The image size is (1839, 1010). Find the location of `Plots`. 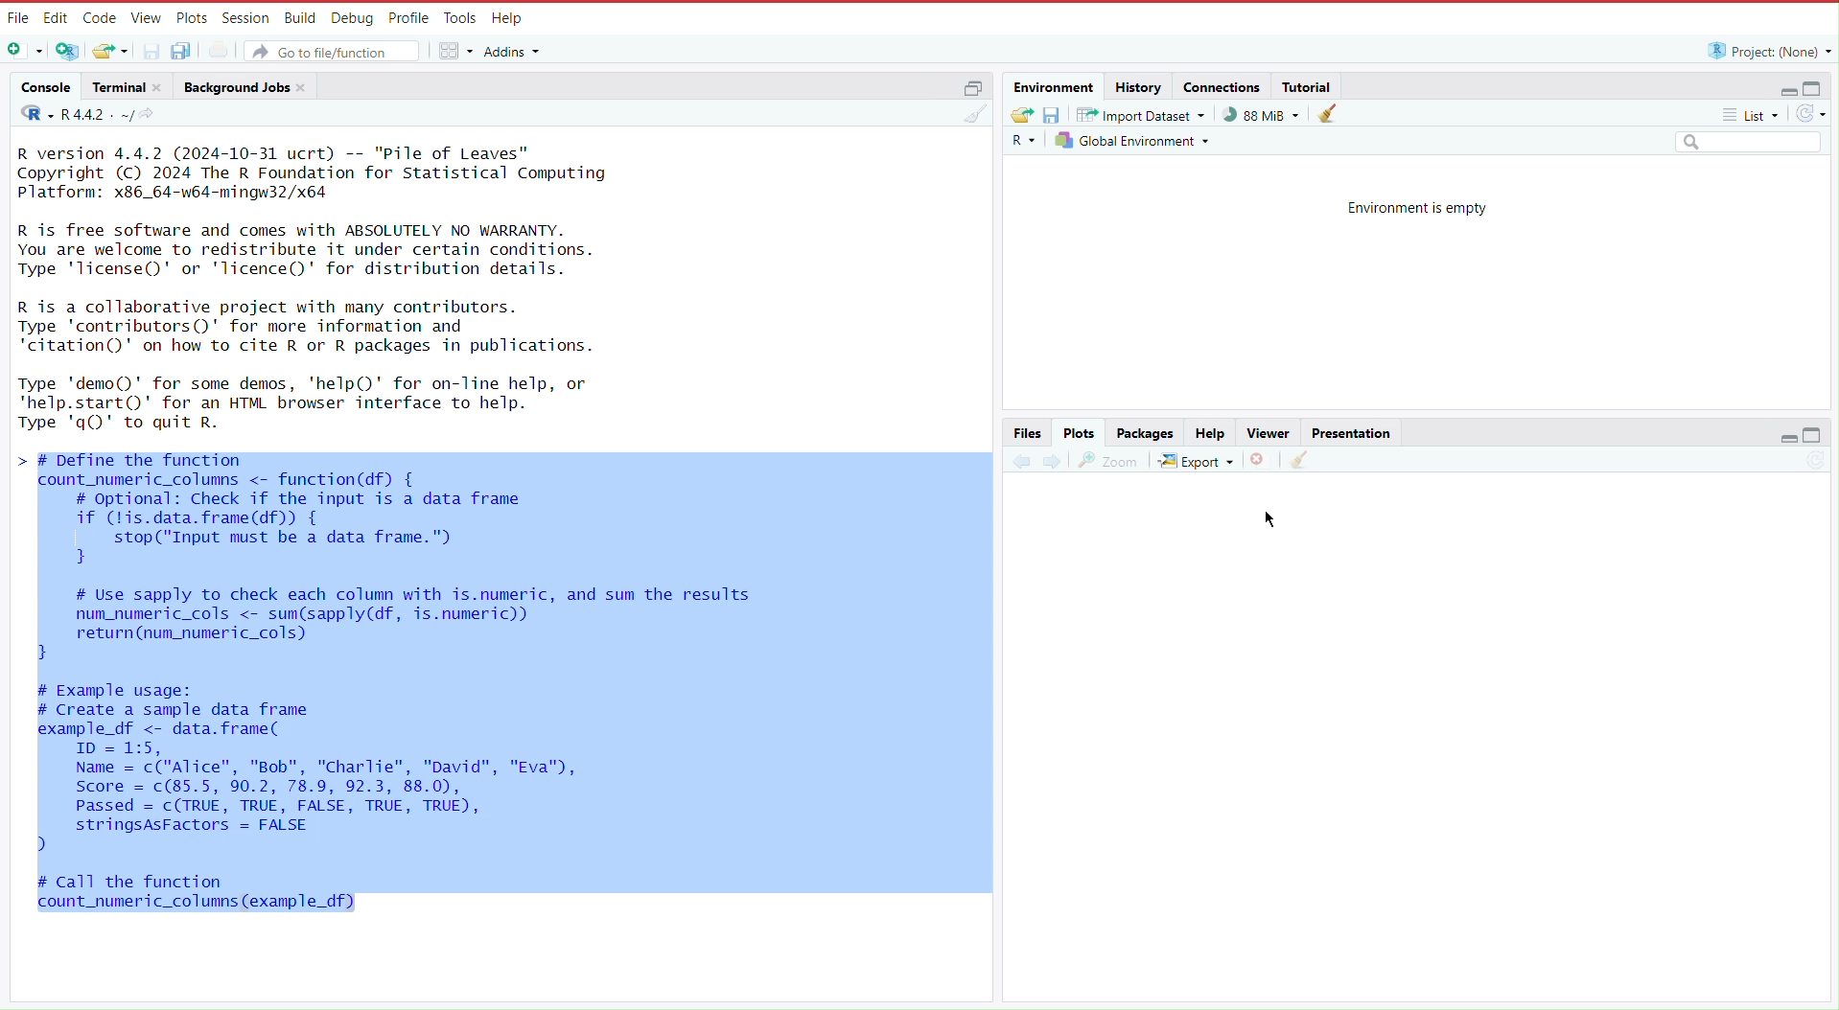

Plots is located at coordinates (190, 17).